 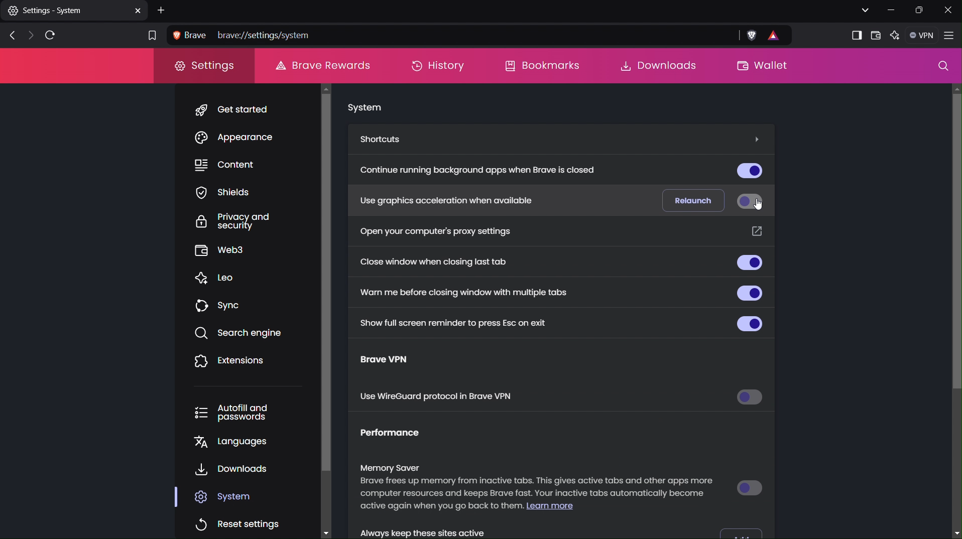 What do you see at coordinates (920, 35) in the screenshot?
I see `VPN` at bounding box center [920, 35].